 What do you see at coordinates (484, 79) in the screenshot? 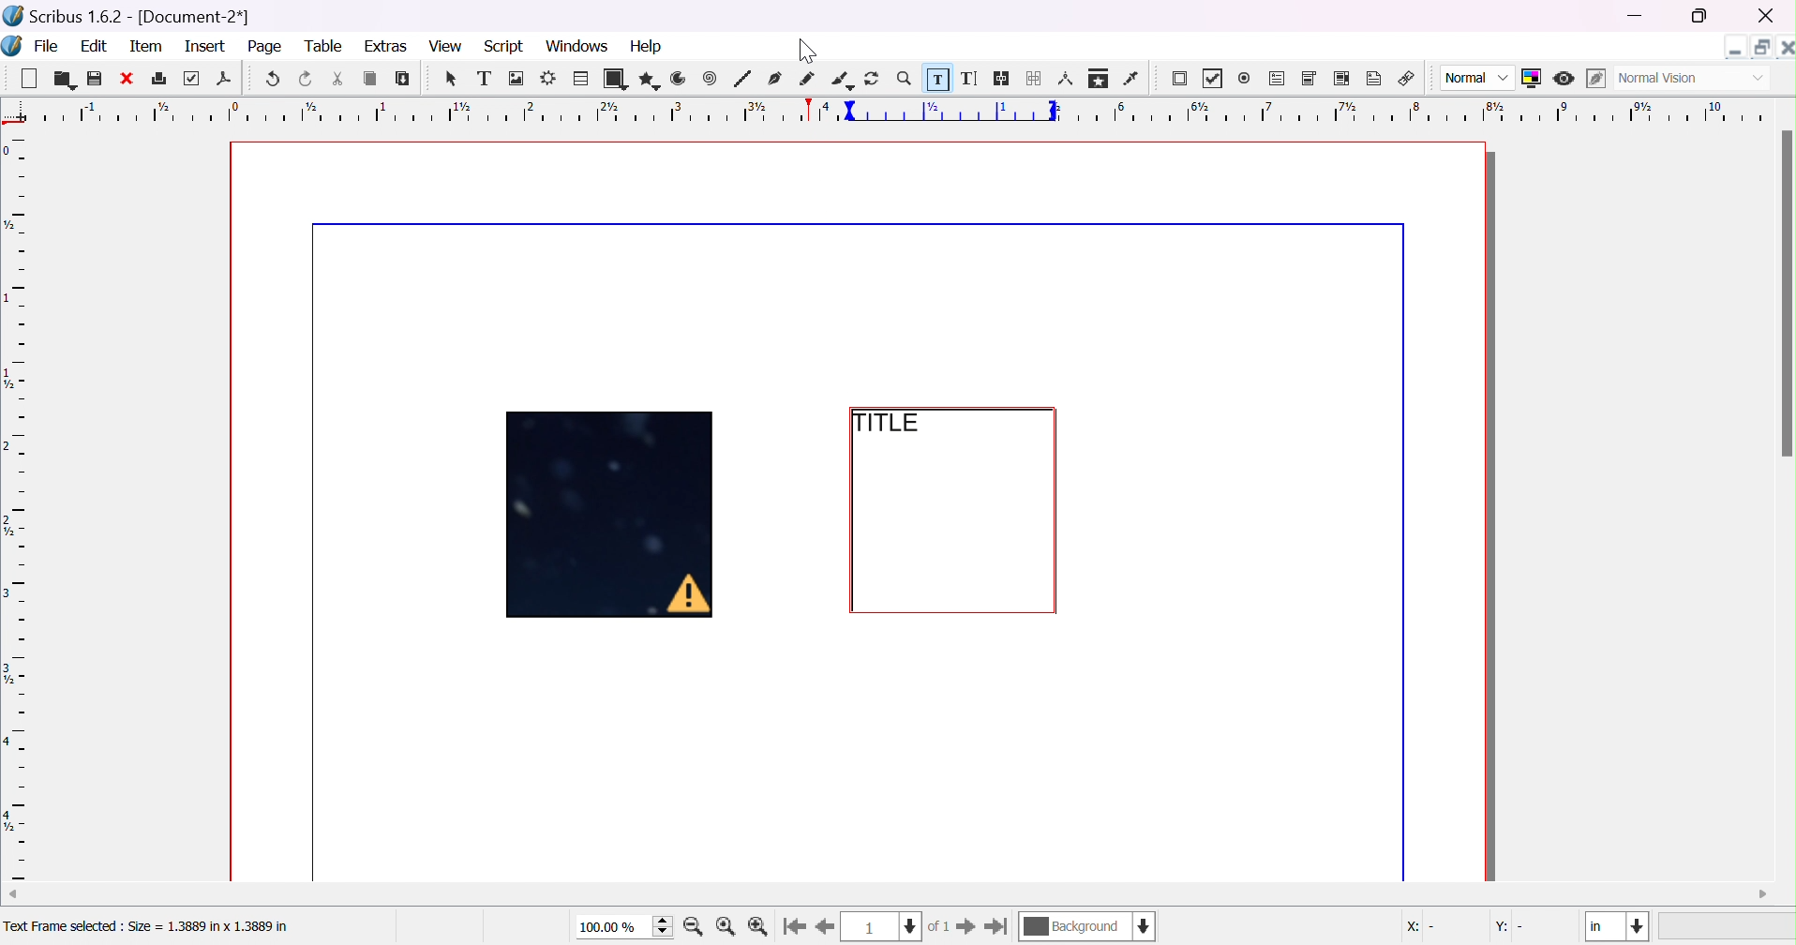
I see `text frame` at bounding box center [484, 79].